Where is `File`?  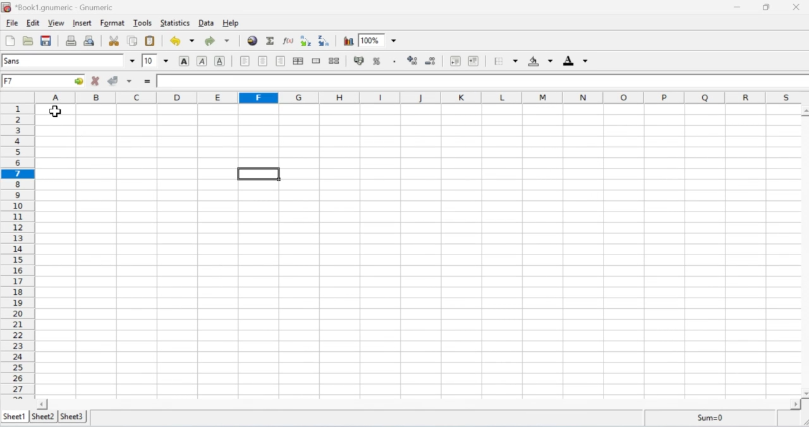
File is located at coordinates (12, 23).